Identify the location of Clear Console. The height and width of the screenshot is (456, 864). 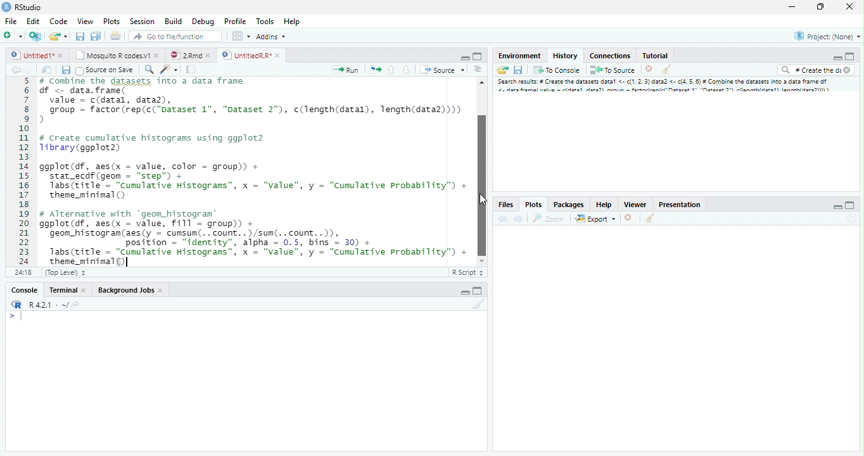
(481, 306).